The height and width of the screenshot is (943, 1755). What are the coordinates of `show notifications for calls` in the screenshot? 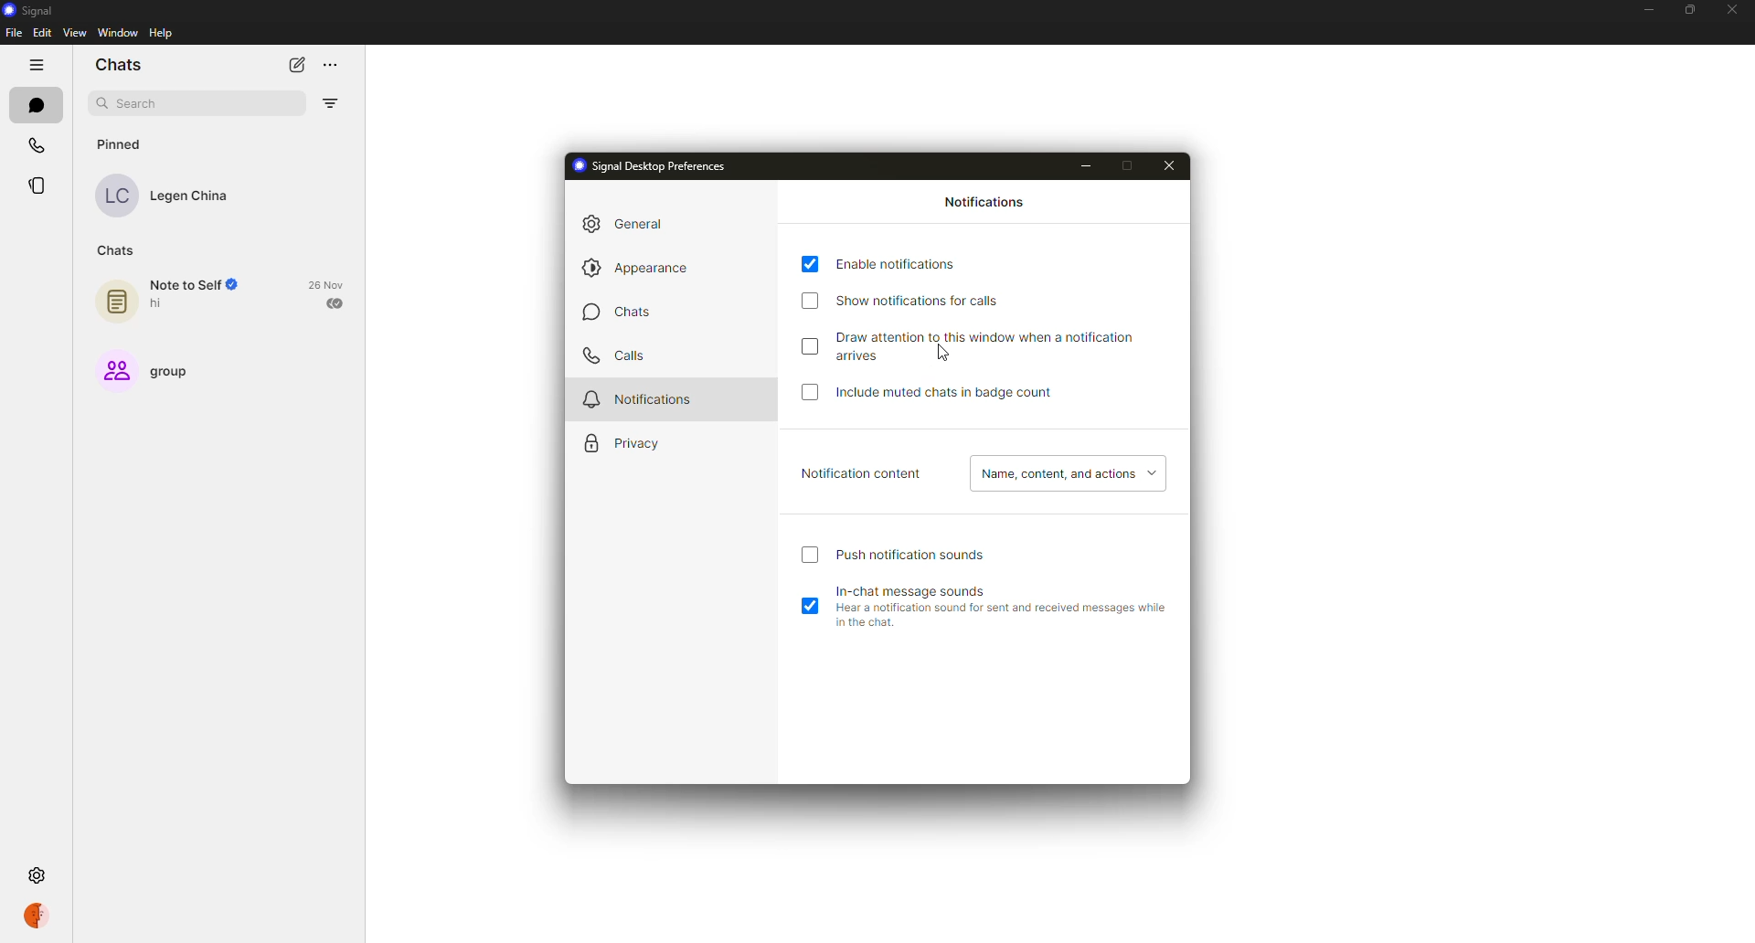 It's located at (930, 297).